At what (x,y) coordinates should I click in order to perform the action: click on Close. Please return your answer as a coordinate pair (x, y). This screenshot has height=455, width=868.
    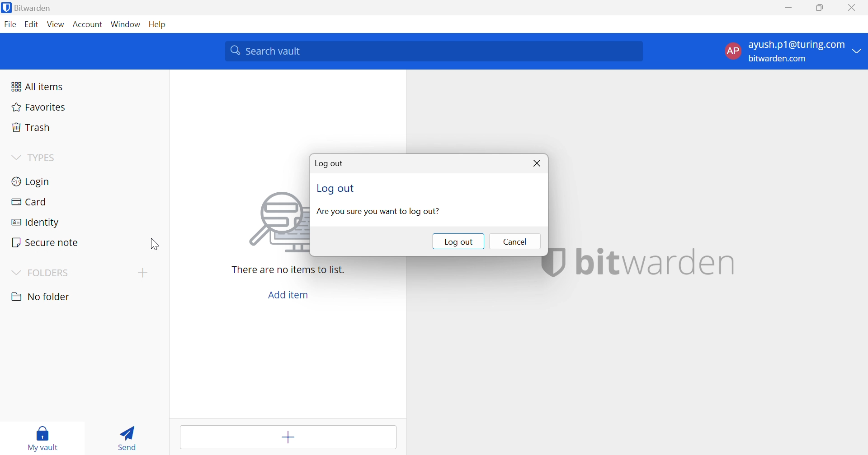
    Looking at the image, I should click on (853, 8).